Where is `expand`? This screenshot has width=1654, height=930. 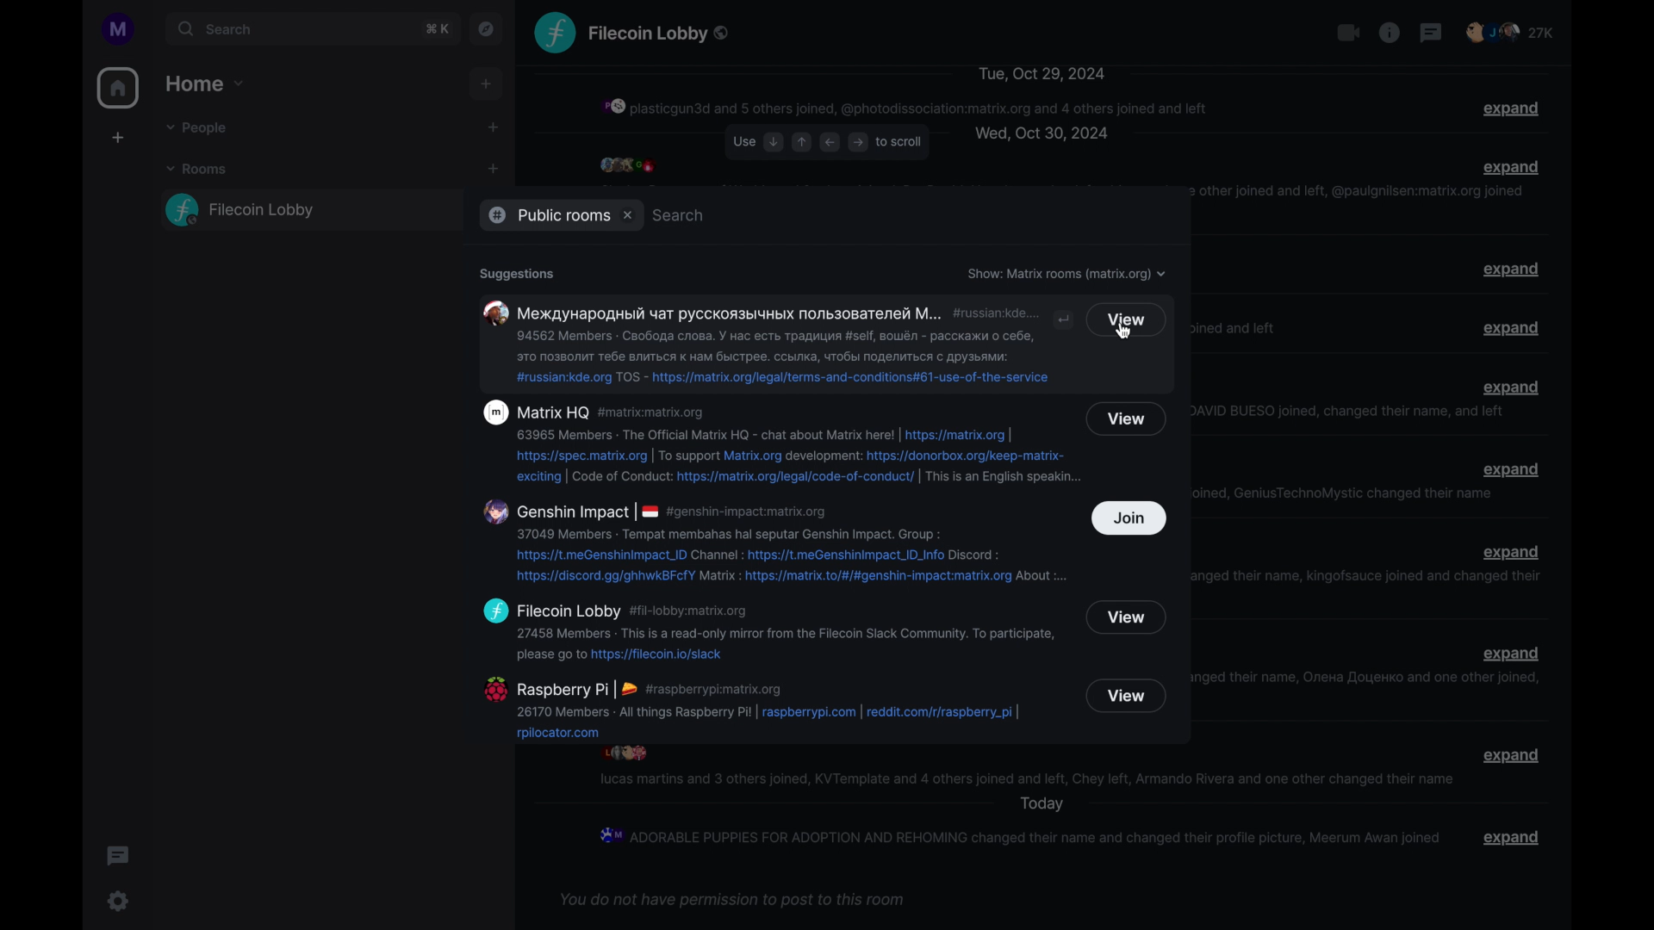 expand is located at coordinates (1510, 109).